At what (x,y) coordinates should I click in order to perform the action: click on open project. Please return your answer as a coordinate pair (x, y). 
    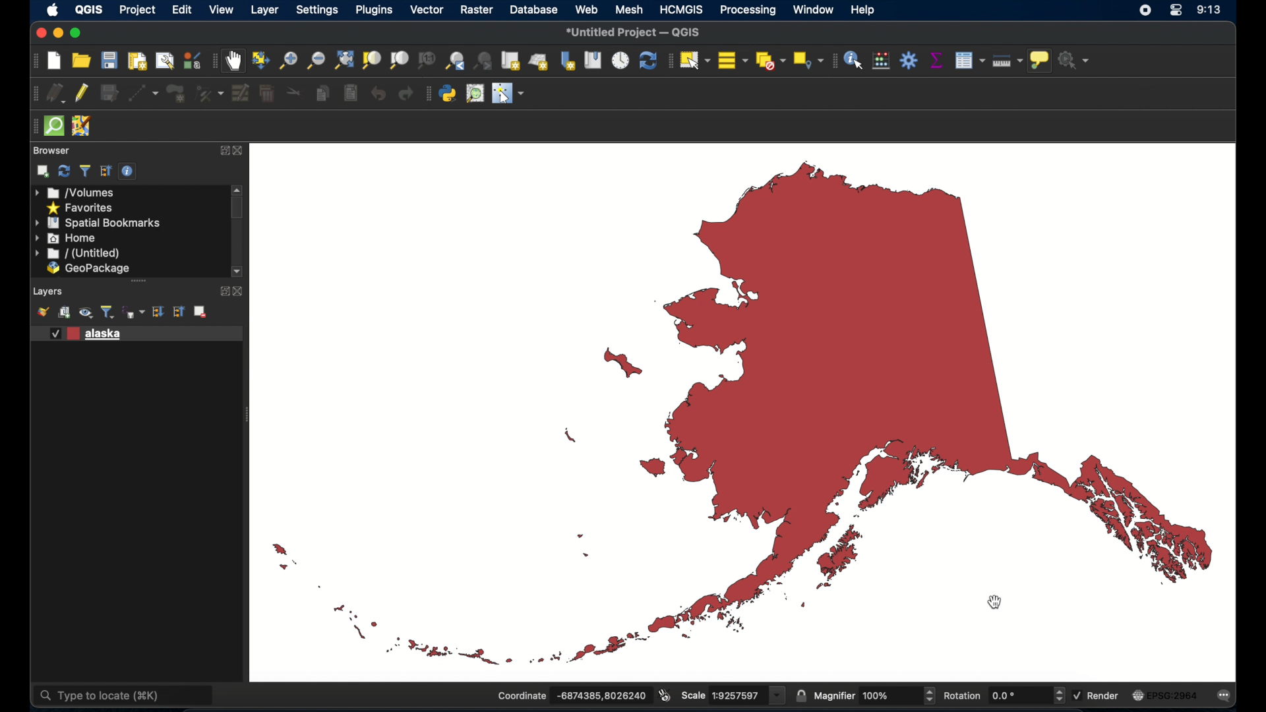
    Looking at the image, I should click on (81, 61).